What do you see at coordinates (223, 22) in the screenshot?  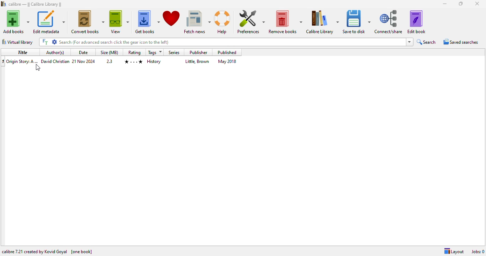 I see `help` at bounding box center [223, 22].